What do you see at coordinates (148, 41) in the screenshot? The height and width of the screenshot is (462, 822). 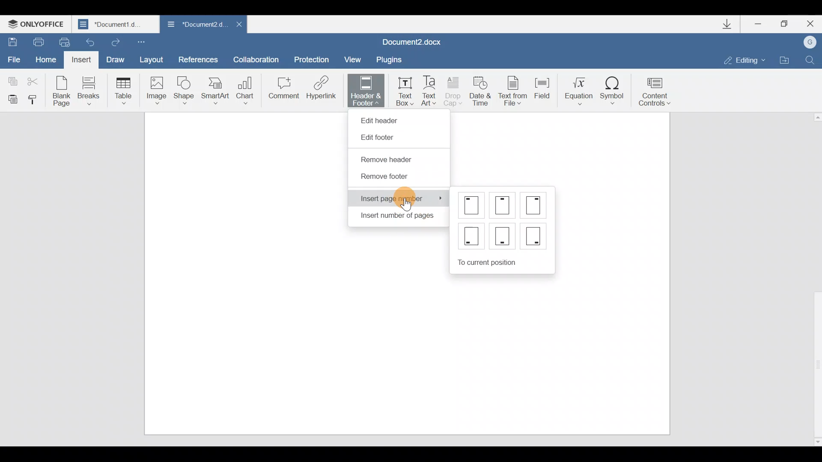 I see `Customize quick access toolbar` at bounding box center [148, 41].